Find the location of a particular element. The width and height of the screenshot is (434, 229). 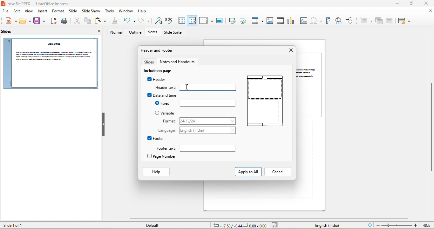

start from first slide is located at coordinates (232, 21).